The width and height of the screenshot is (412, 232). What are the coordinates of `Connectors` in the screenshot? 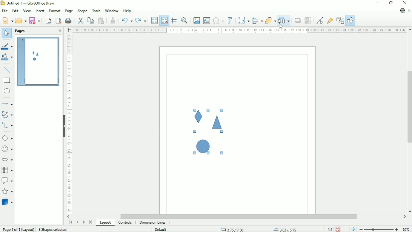 It's located at (7, 126).